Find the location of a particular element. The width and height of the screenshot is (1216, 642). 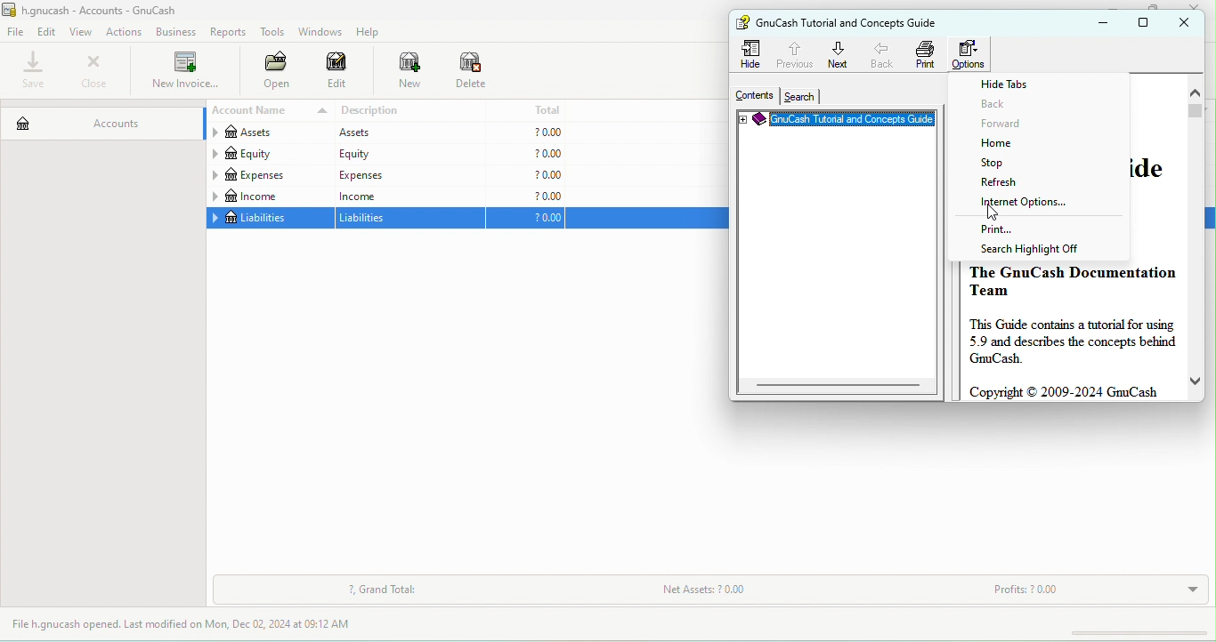

file is located at coordinates (16, 33).